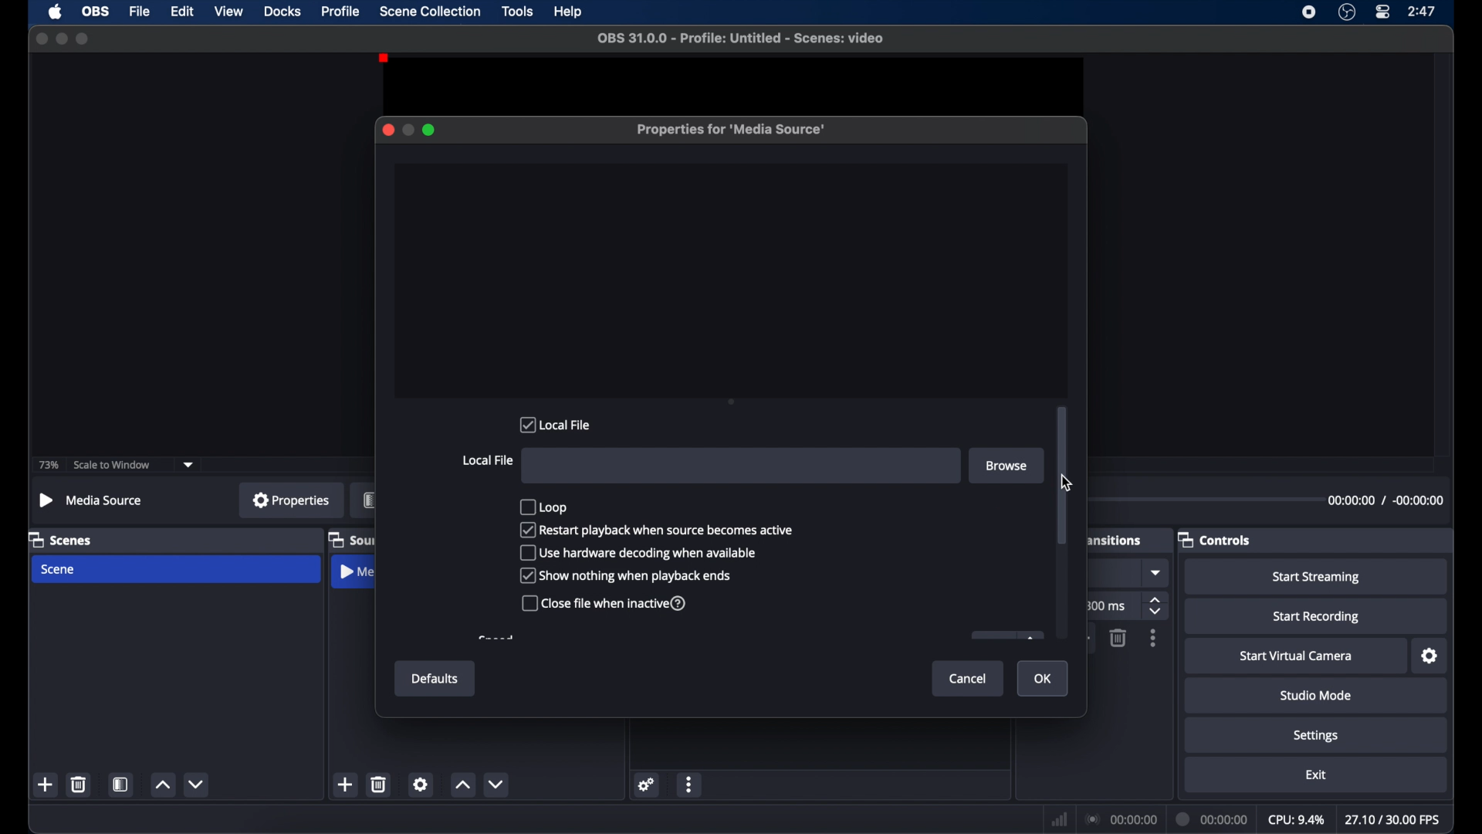 The height and width of the screenshot is (834, 1482). What do you see at coordinates (496, 637) in the screenshot?
I see `obscure text` at bounding box center [496, 637].